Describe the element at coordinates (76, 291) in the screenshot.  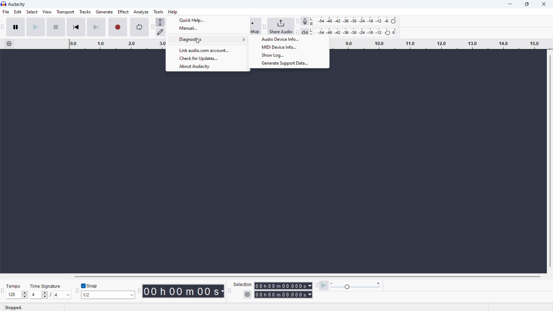
I see `snapping toolbar` at that location.